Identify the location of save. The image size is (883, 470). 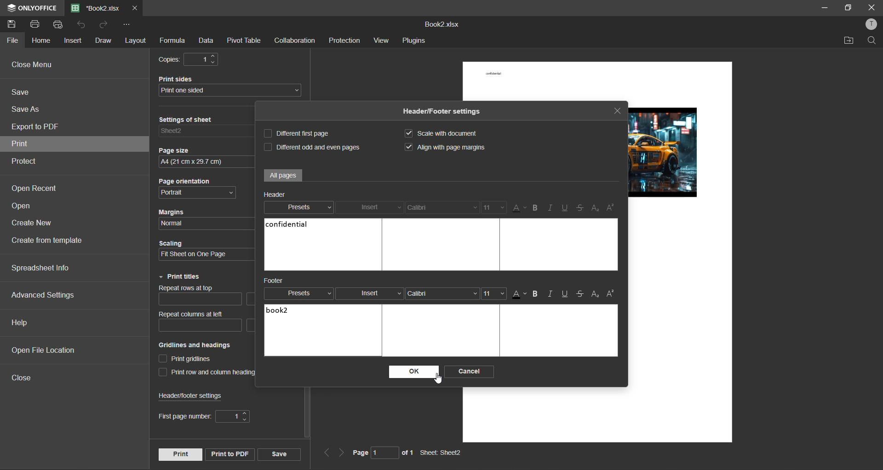
(26, 92).